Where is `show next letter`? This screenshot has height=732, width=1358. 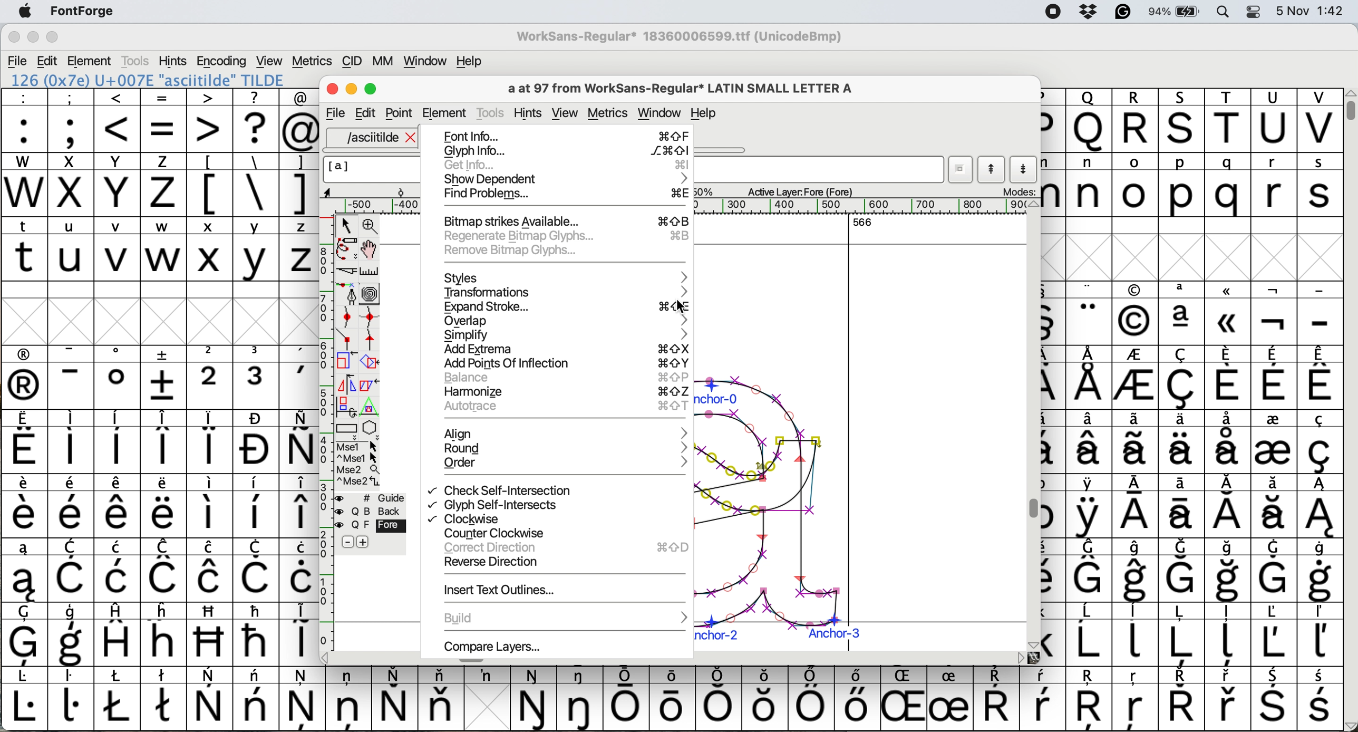 show next letter is located at coordinates (1025, 169).